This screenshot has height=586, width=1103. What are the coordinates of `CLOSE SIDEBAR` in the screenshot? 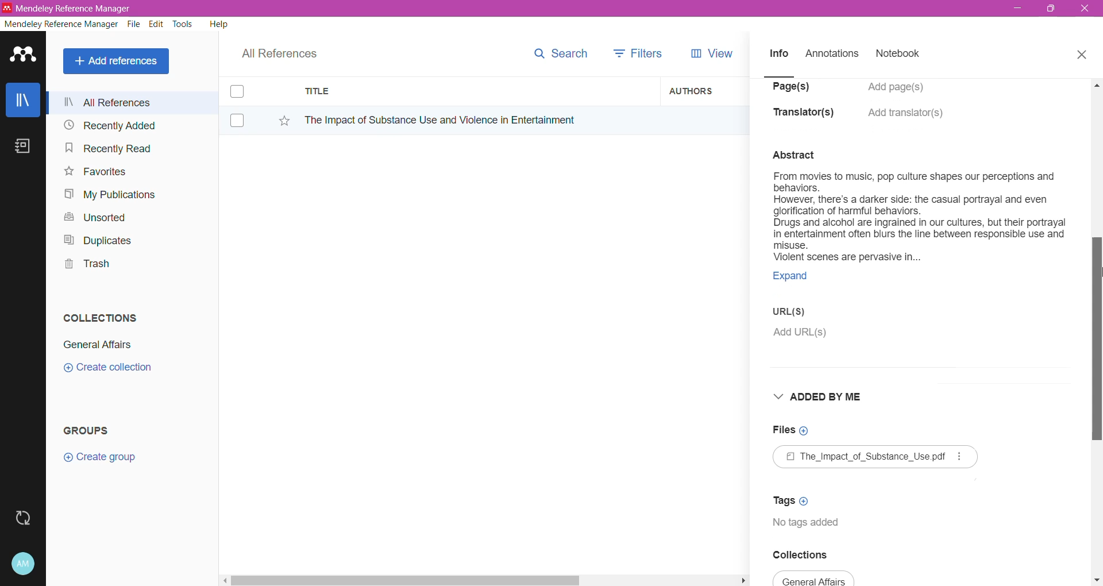 It's located at (1083, 55).